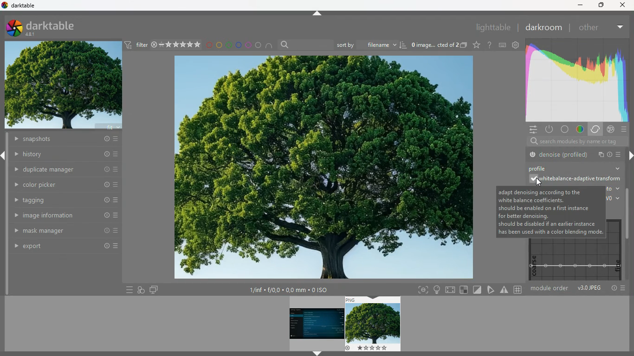  I want to click on rating, so click(177, 45).